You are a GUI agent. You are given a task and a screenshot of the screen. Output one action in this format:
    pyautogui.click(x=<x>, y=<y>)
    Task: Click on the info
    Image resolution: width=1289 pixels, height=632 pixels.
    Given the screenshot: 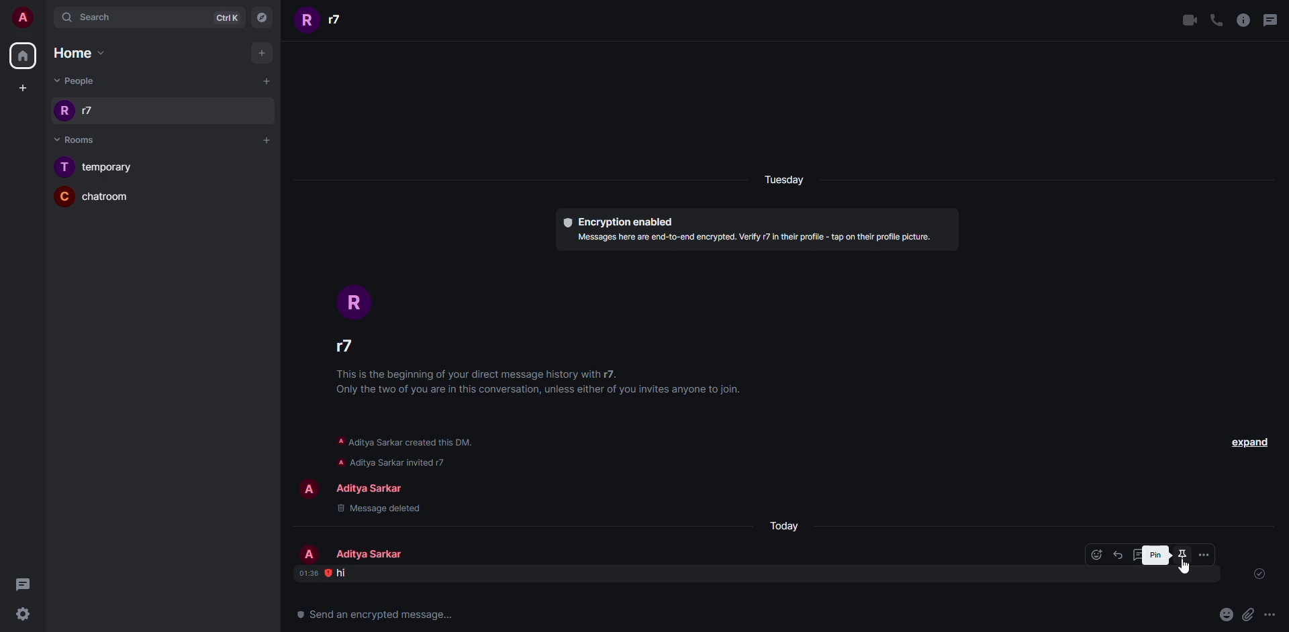 What is the action you would take?
    pyautogui.click(x=760, y=238)
    